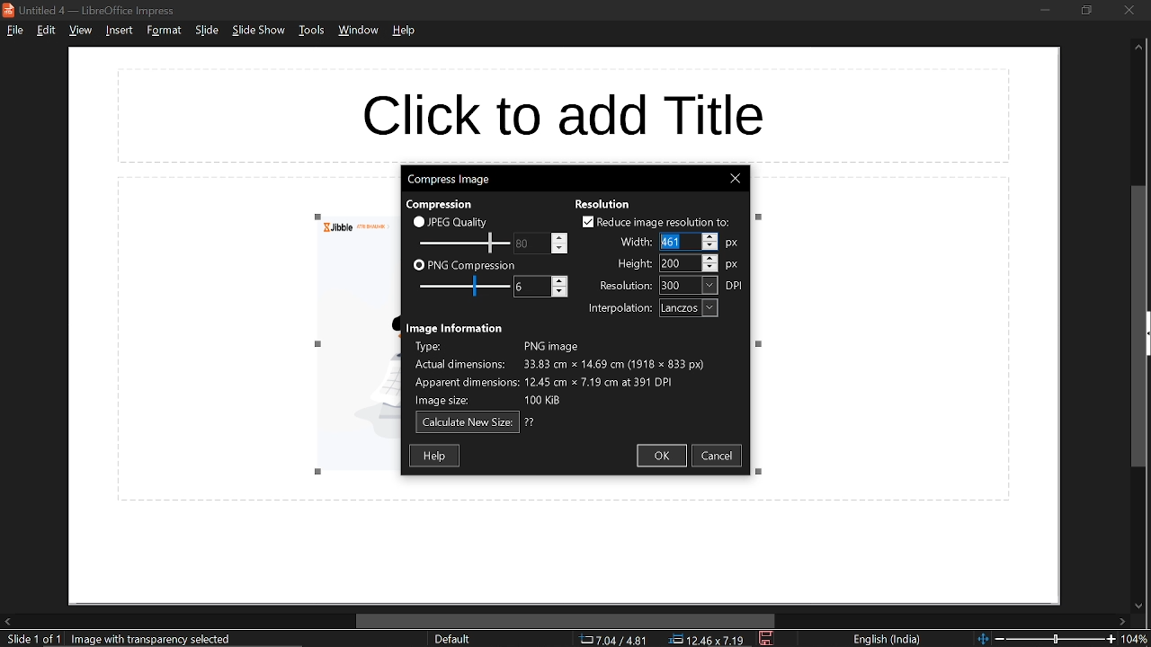 The width and height of the screenshot is (1151, 647). I want to click on insert, so click(120, 31).